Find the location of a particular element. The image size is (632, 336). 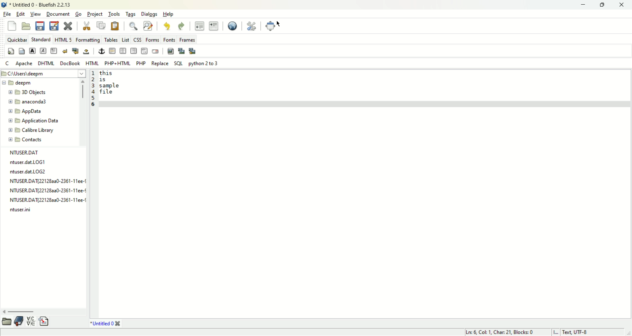

SQL is located at coordinates (178, 64).